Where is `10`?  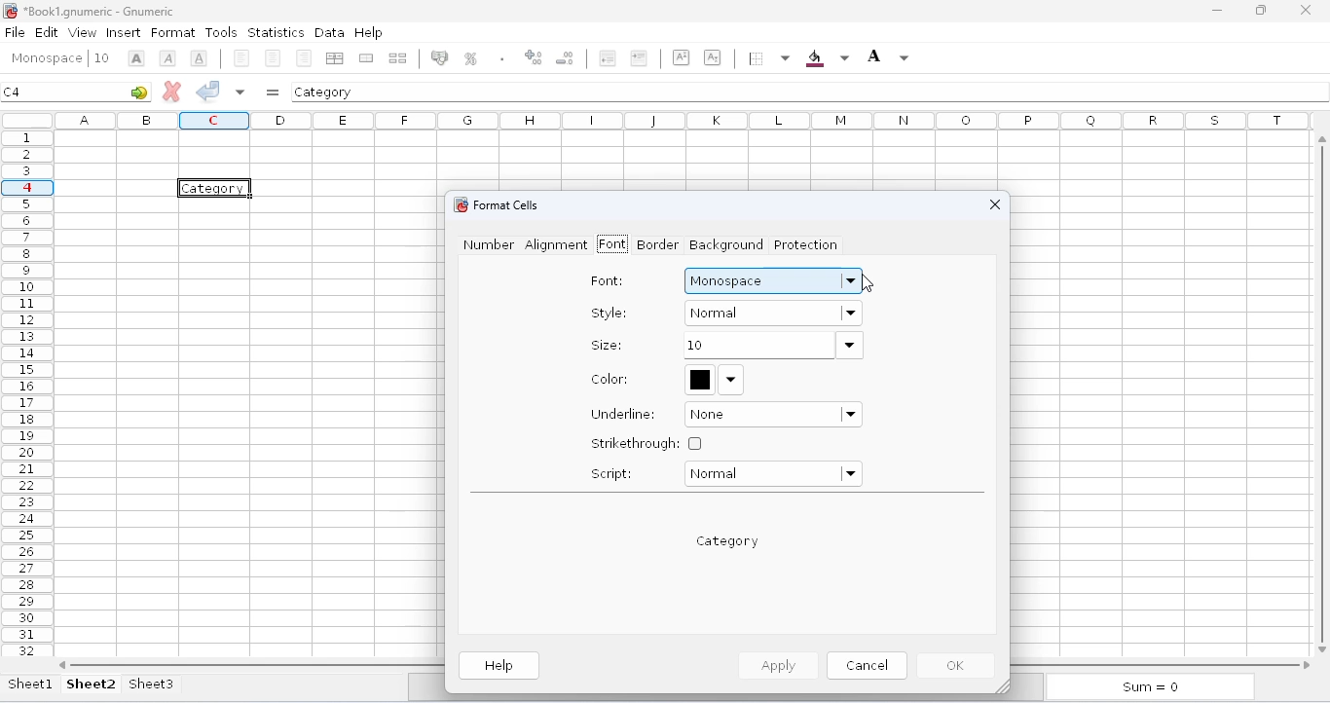
10 is located at coordinates (772, 346).